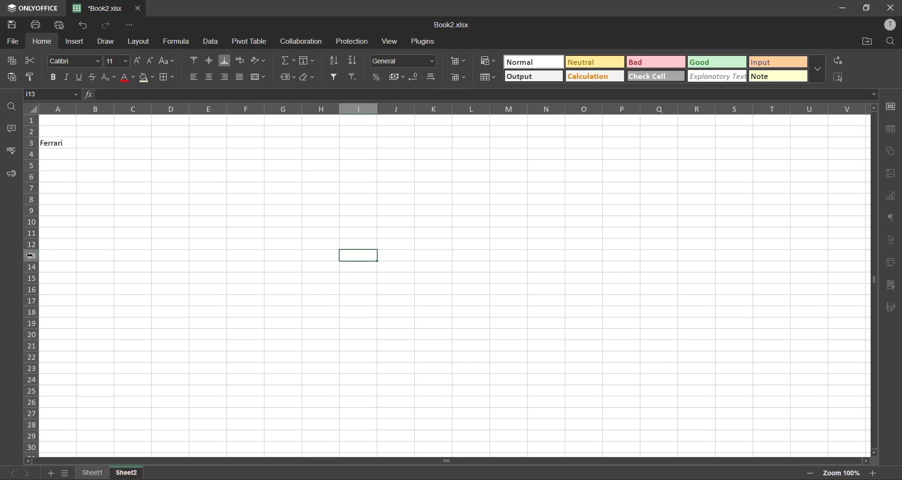 This screenshot has width=902, height=480. What do you see at coordinates (377, 78) in the screenshot?
I see `percent` at bounding box center [377, 78].